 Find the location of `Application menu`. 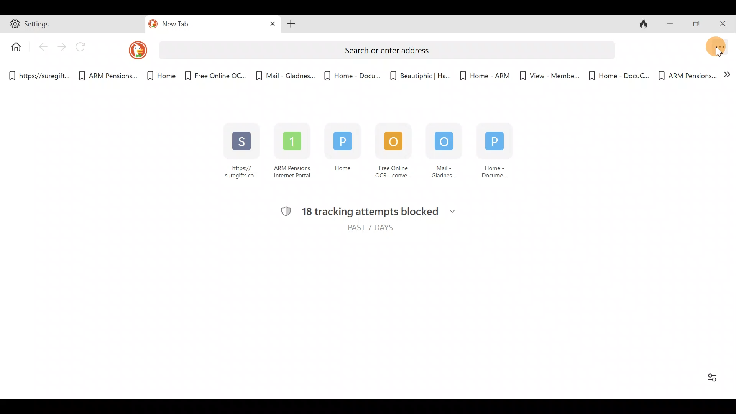

Application menu is located at coordinates (721, 45).